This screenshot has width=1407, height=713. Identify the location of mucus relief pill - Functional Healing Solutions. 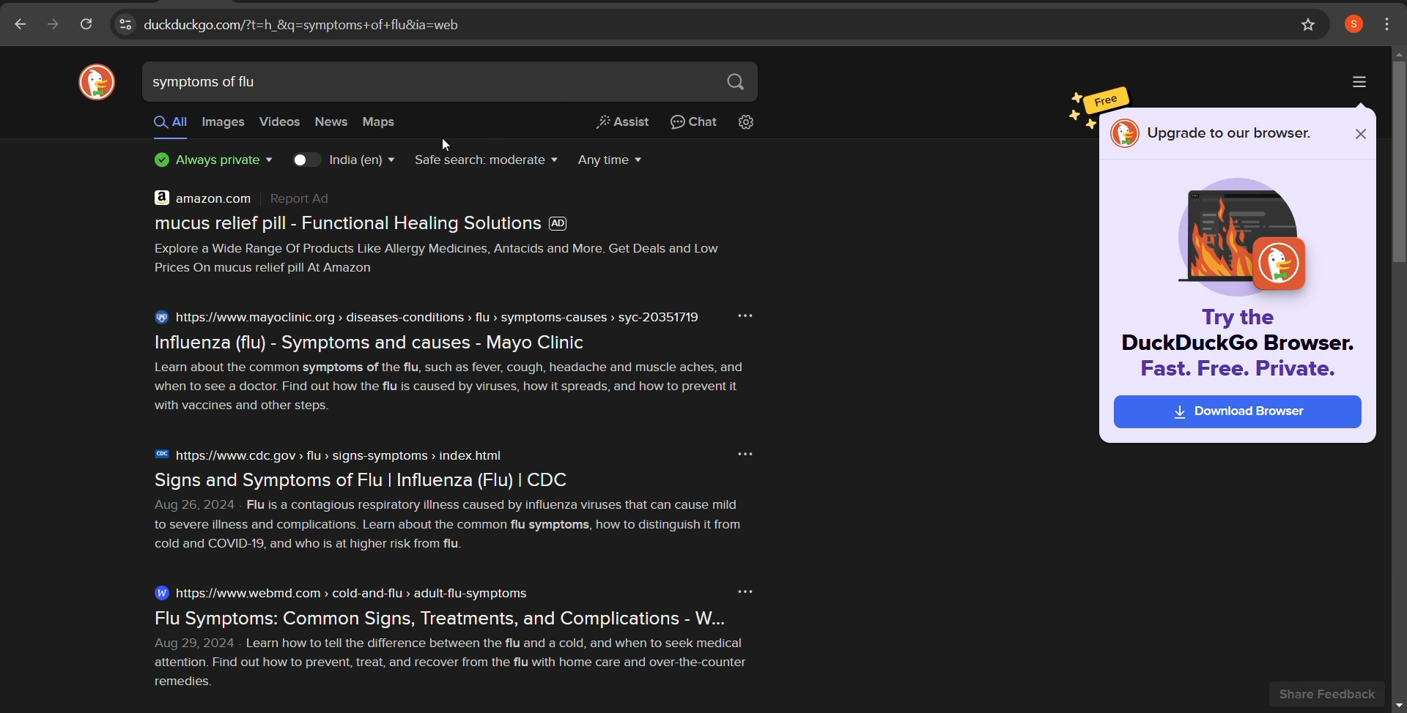
(367, 227).